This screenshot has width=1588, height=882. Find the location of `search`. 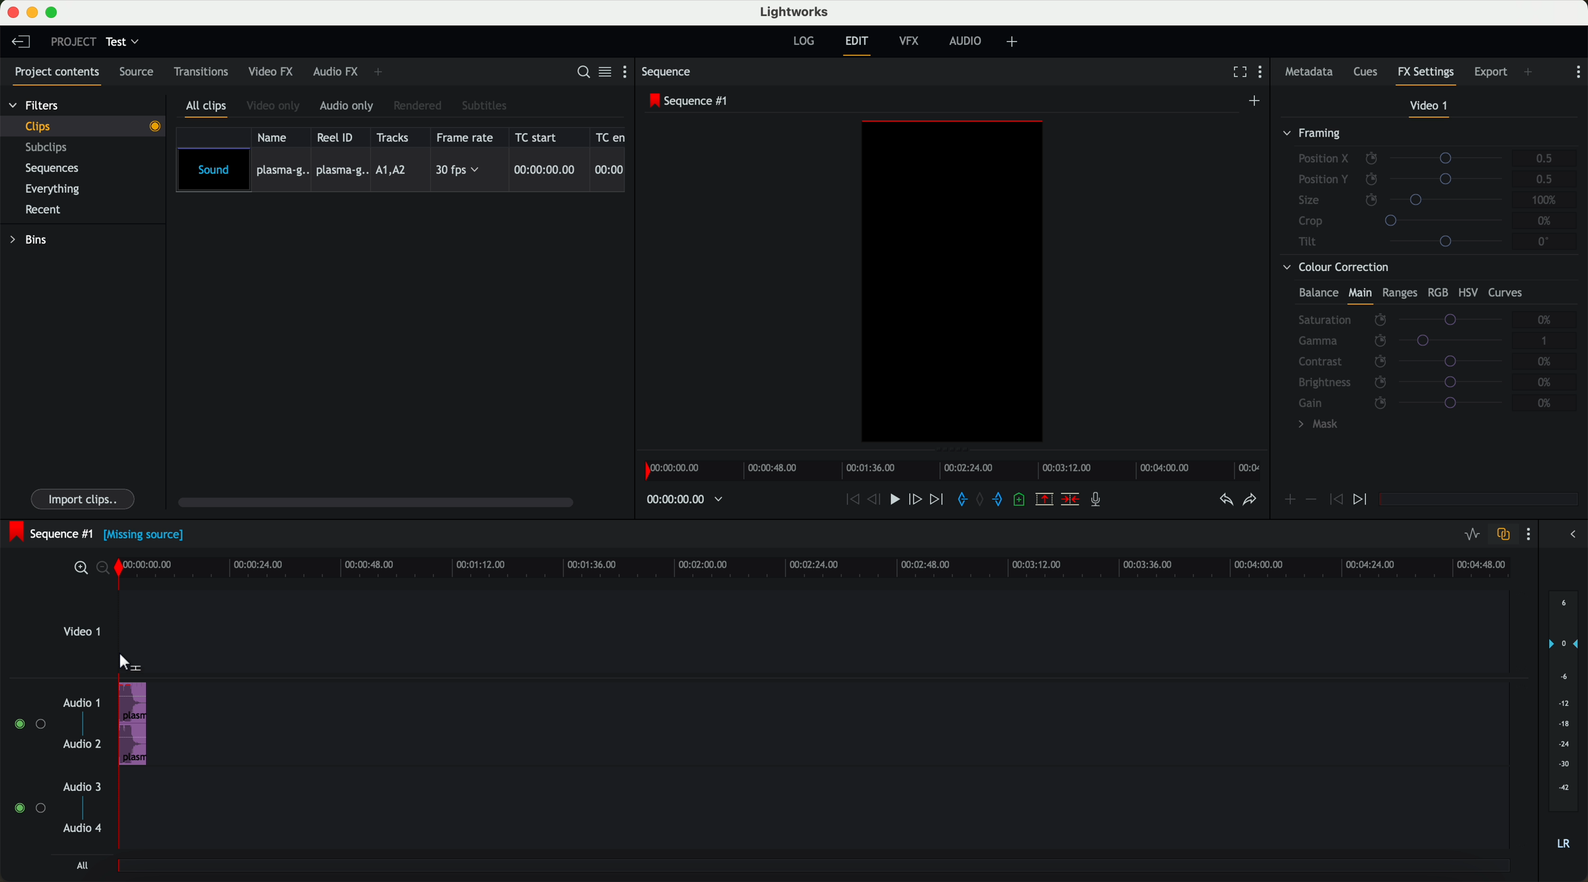

search is located at coordinates (582, 73).